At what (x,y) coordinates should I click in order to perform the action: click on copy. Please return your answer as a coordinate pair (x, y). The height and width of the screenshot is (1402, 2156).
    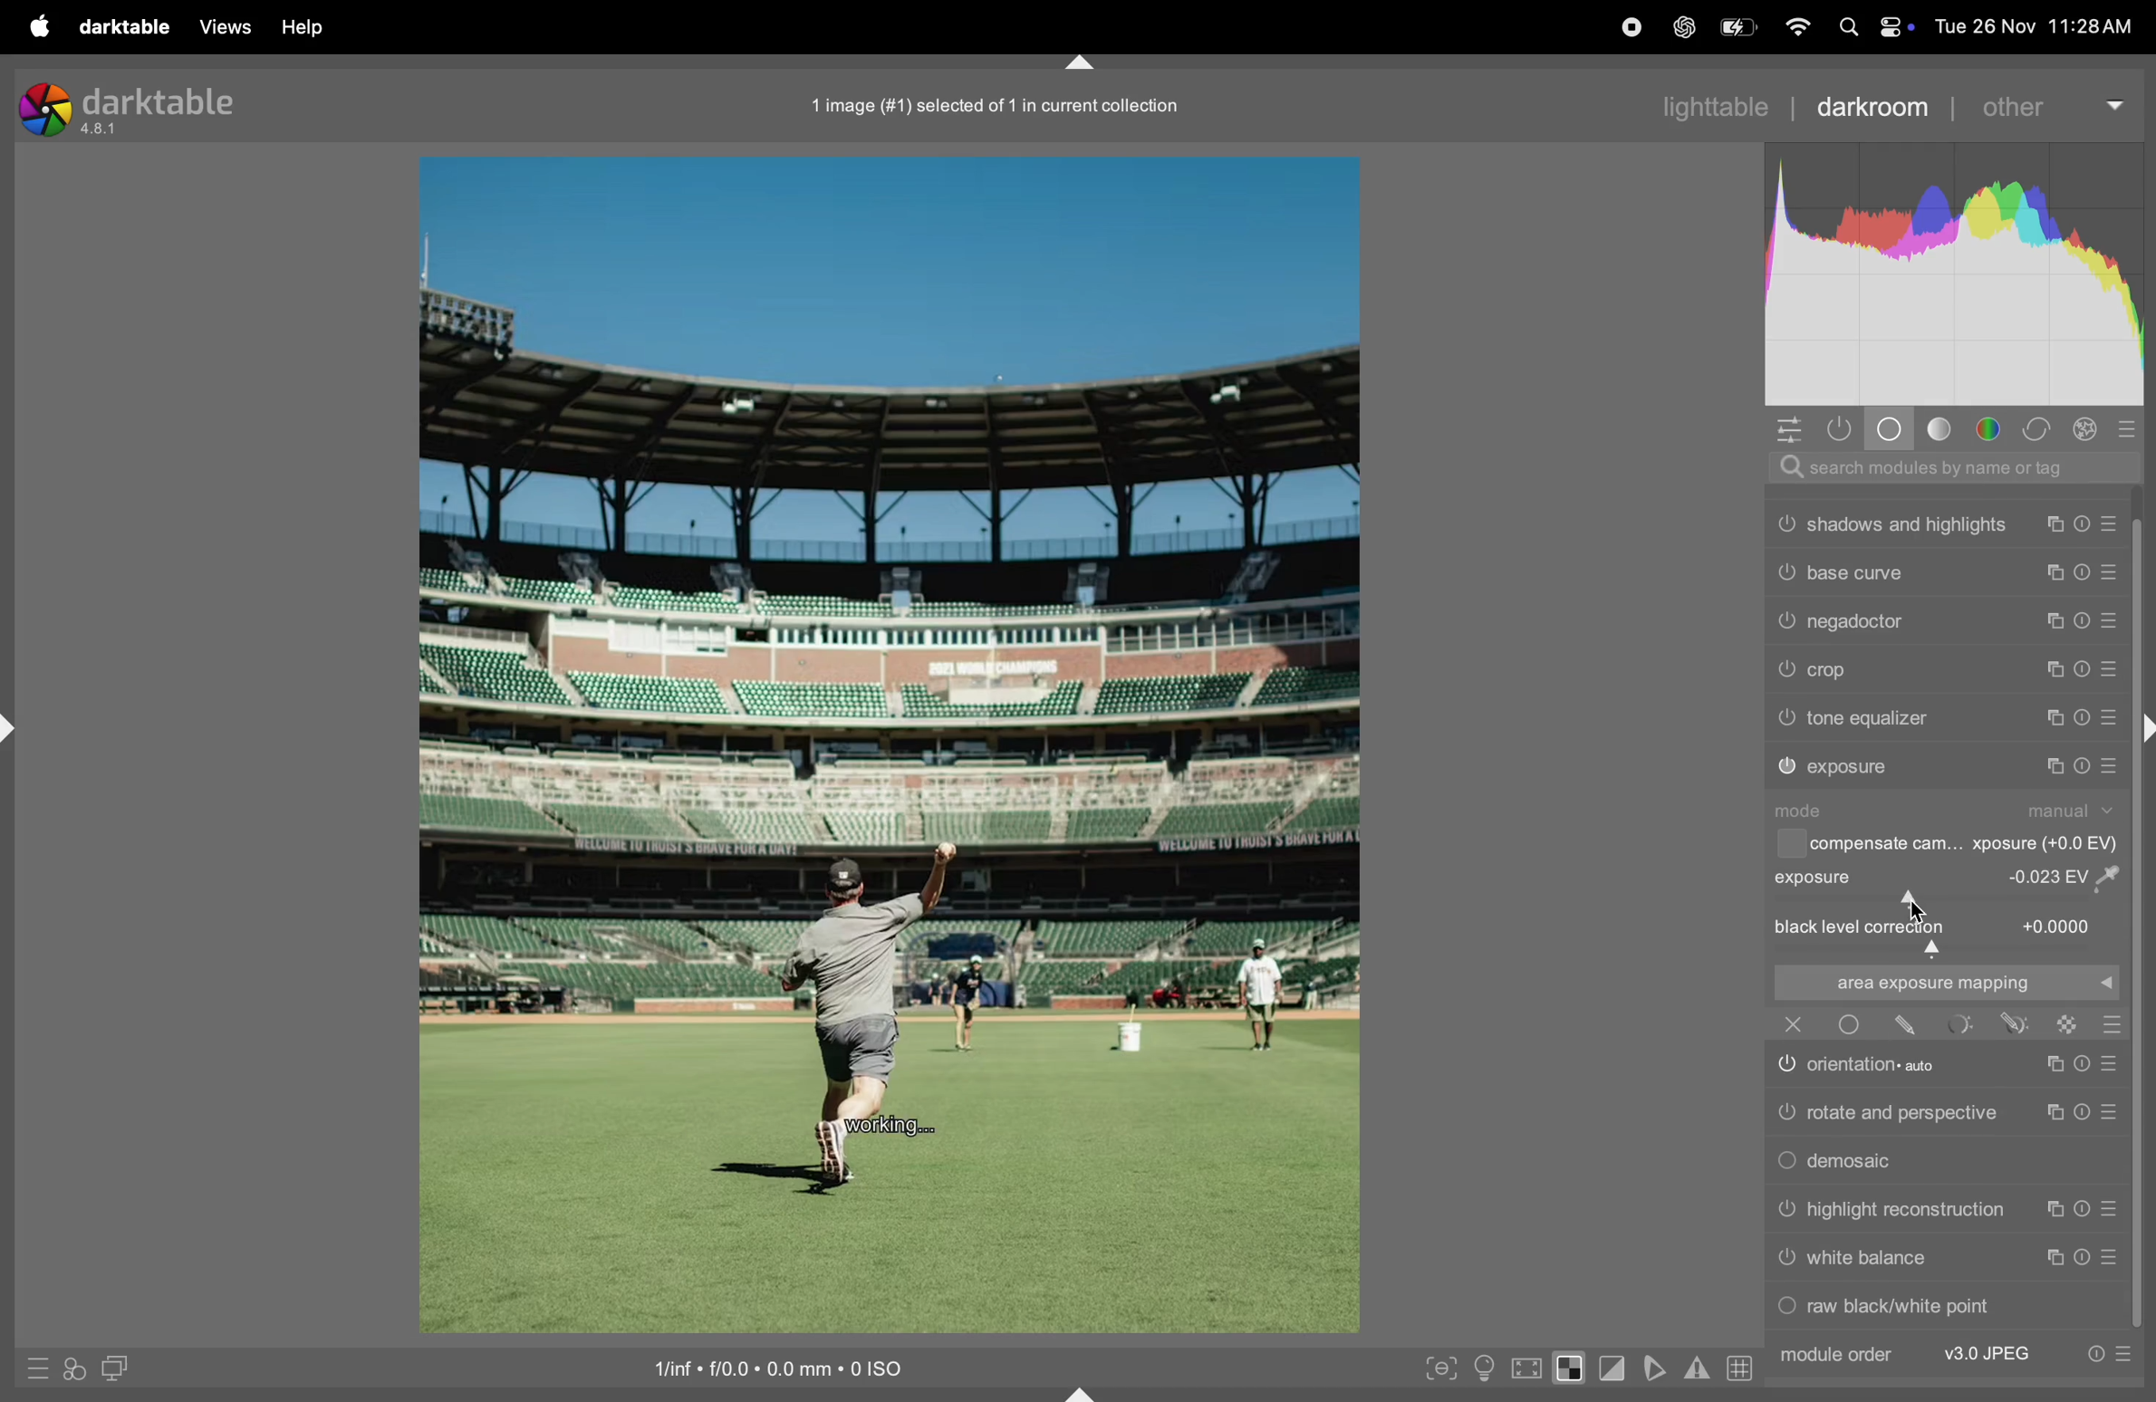
    Looking at the image, I should click on (2058, 621).